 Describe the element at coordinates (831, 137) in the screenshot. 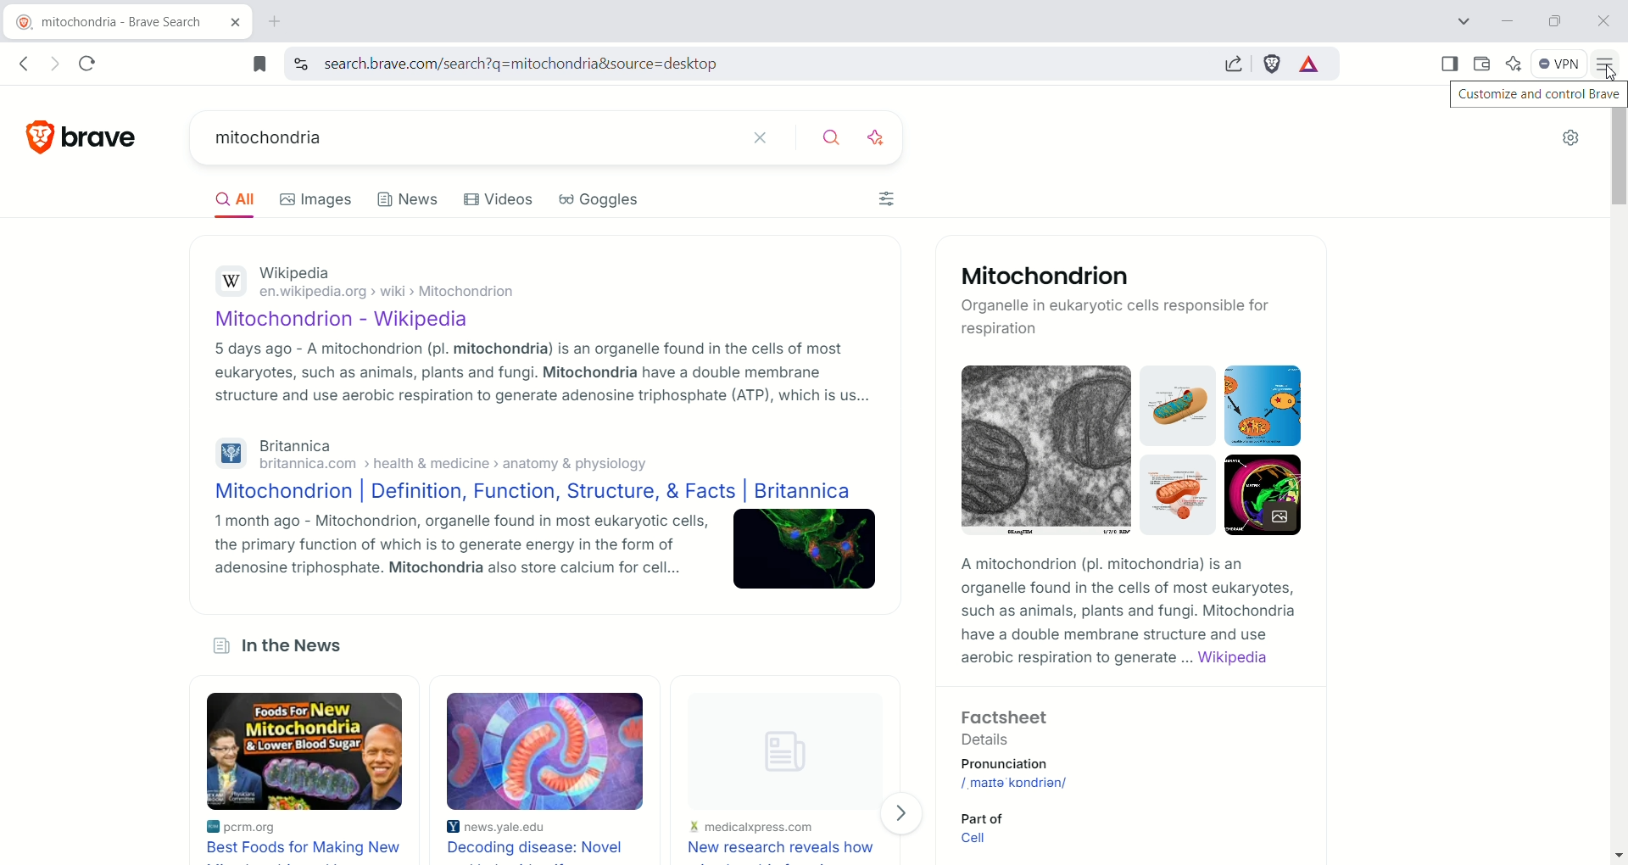

I see `search` at that location.